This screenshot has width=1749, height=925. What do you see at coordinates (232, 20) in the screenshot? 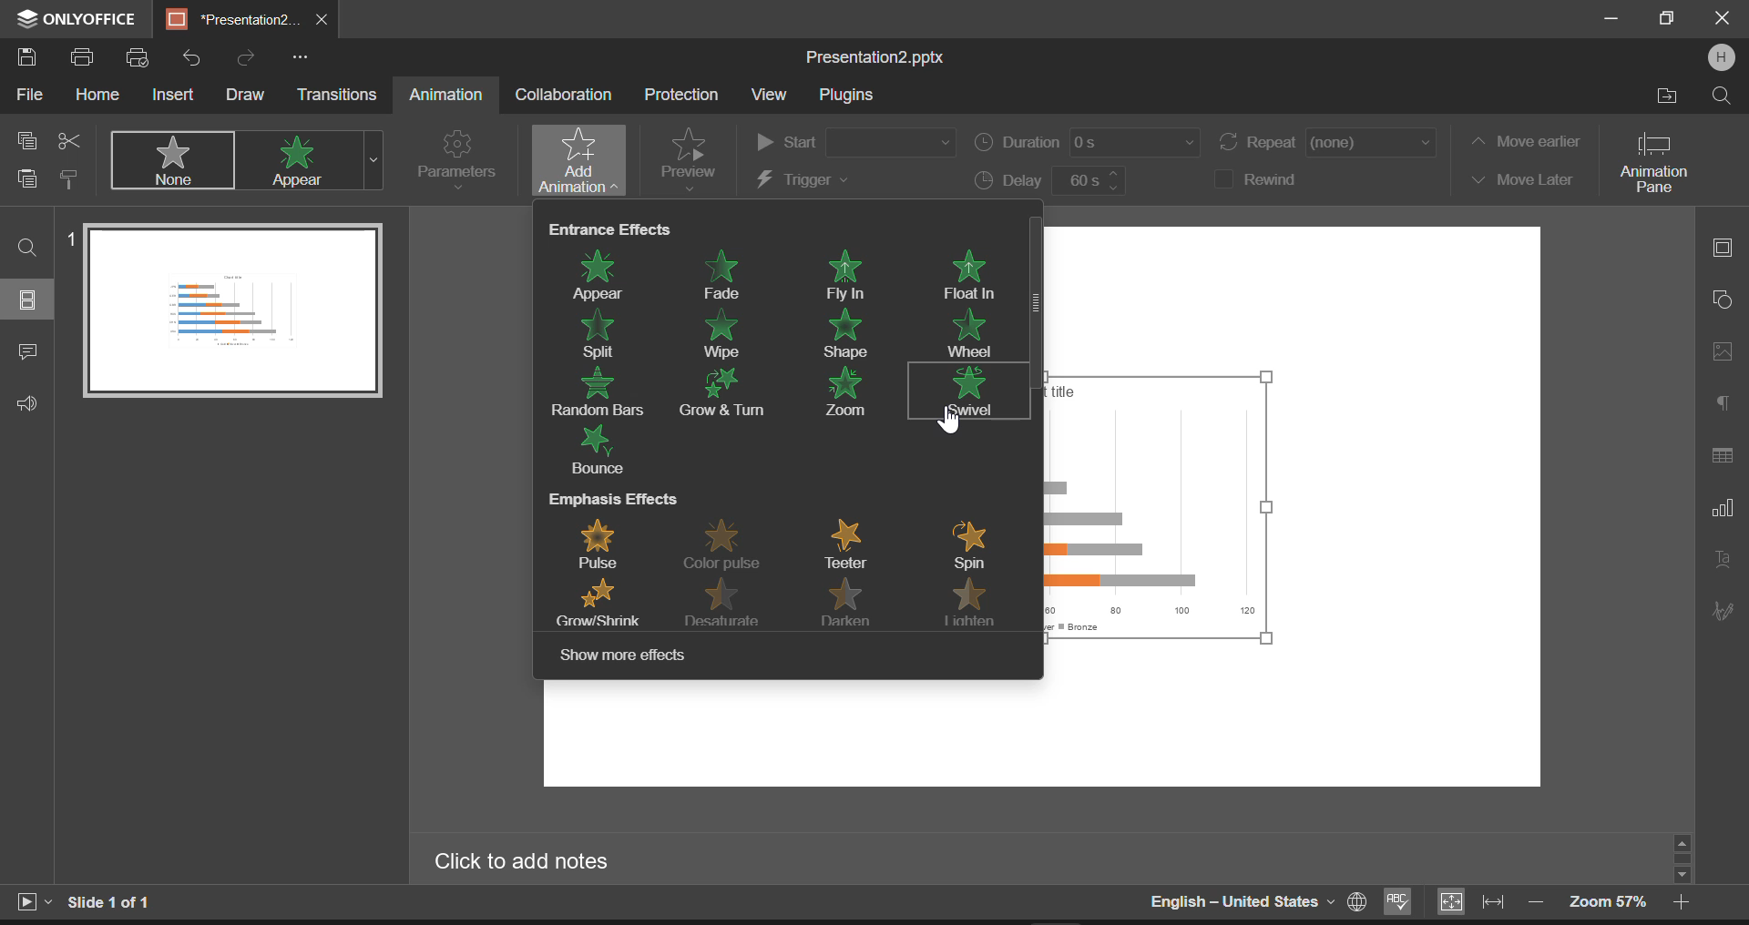
I see `*Presentation2.pptx` at bounding box center [232, 20].